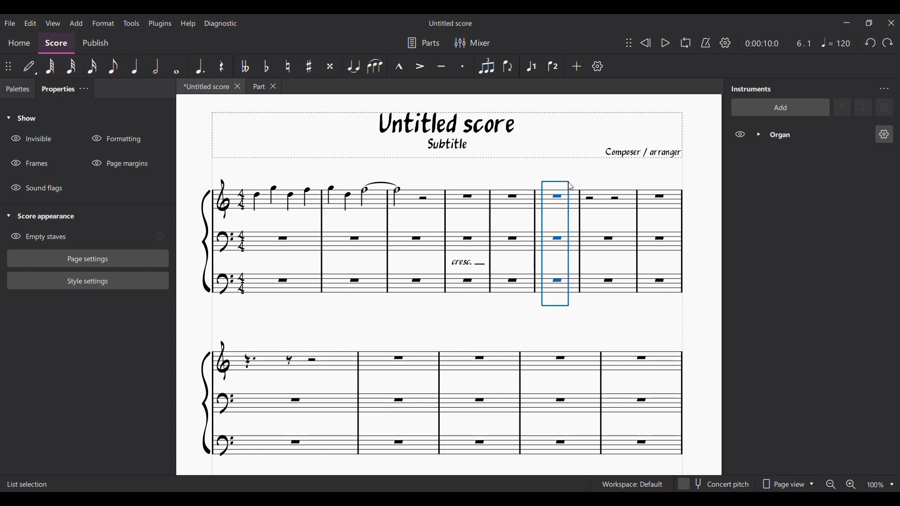 Image resolution: width=900 pixels, height=506 pixels. I want to click on 32nd note, so click(71, 67).